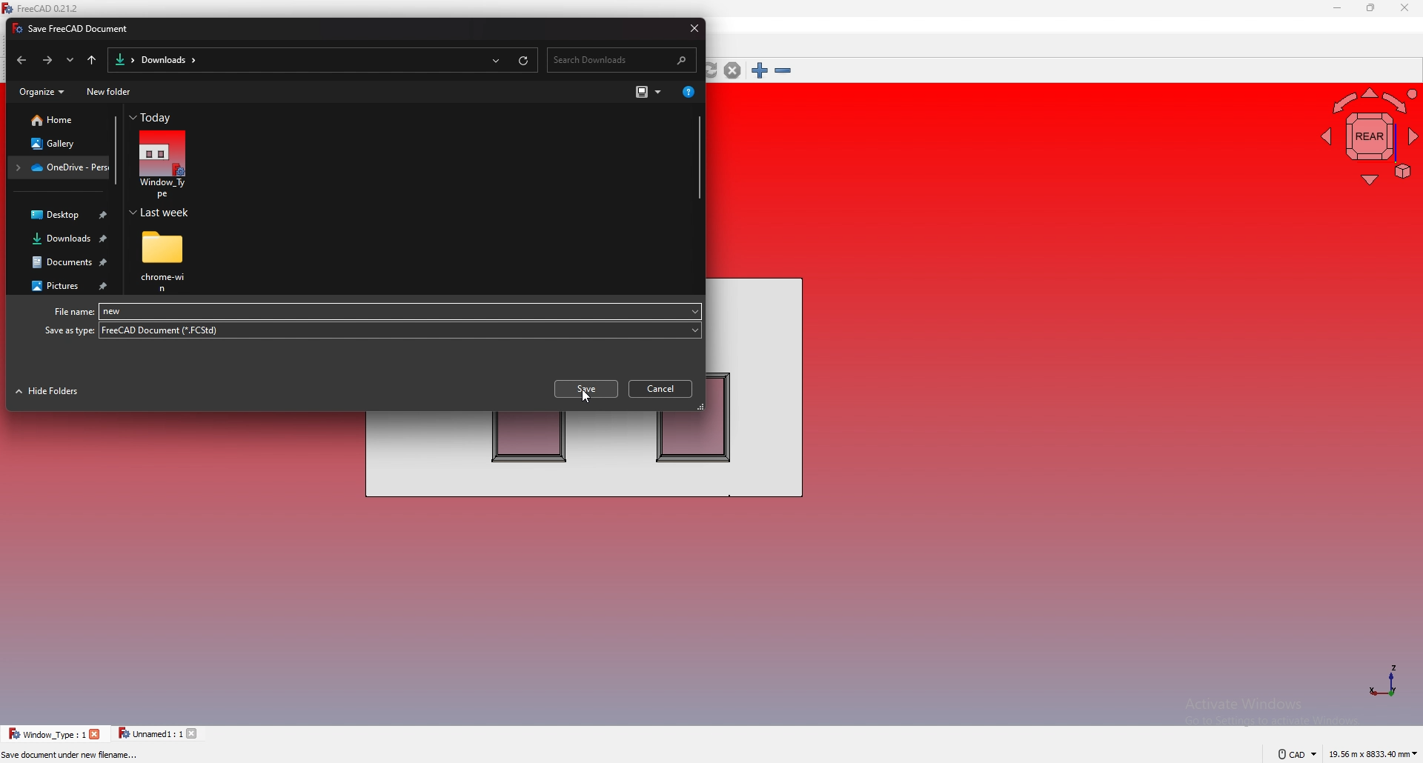 This screenshot has height=763, width=1423. I want to click on recent, so click(496, 59).